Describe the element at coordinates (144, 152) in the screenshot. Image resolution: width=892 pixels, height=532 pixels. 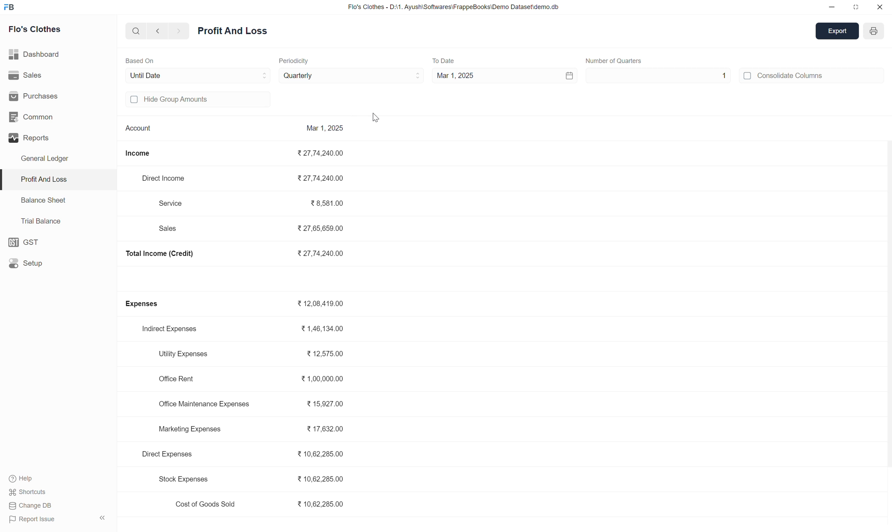
I see `Income` at that location.